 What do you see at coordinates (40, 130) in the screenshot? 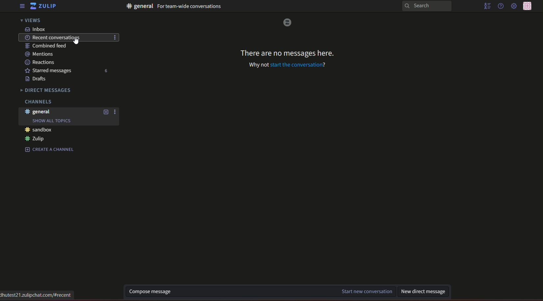
I see `sandbox` at bounding box center [40, 130].